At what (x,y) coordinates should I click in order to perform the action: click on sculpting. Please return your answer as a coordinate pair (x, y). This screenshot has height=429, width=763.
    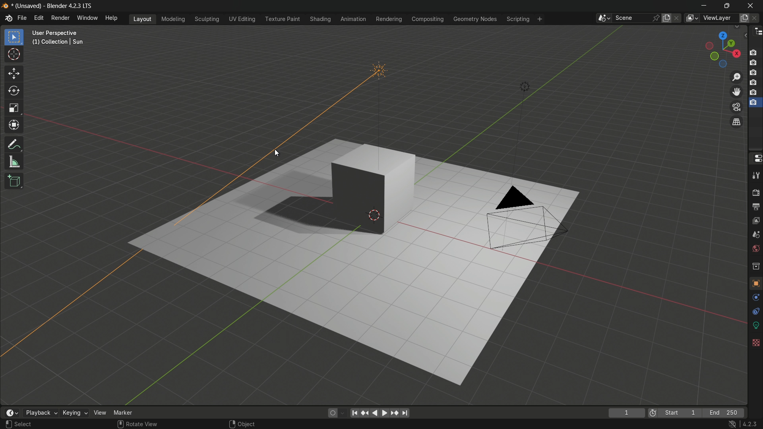
    Looking at the image, I should click on (206, 19).